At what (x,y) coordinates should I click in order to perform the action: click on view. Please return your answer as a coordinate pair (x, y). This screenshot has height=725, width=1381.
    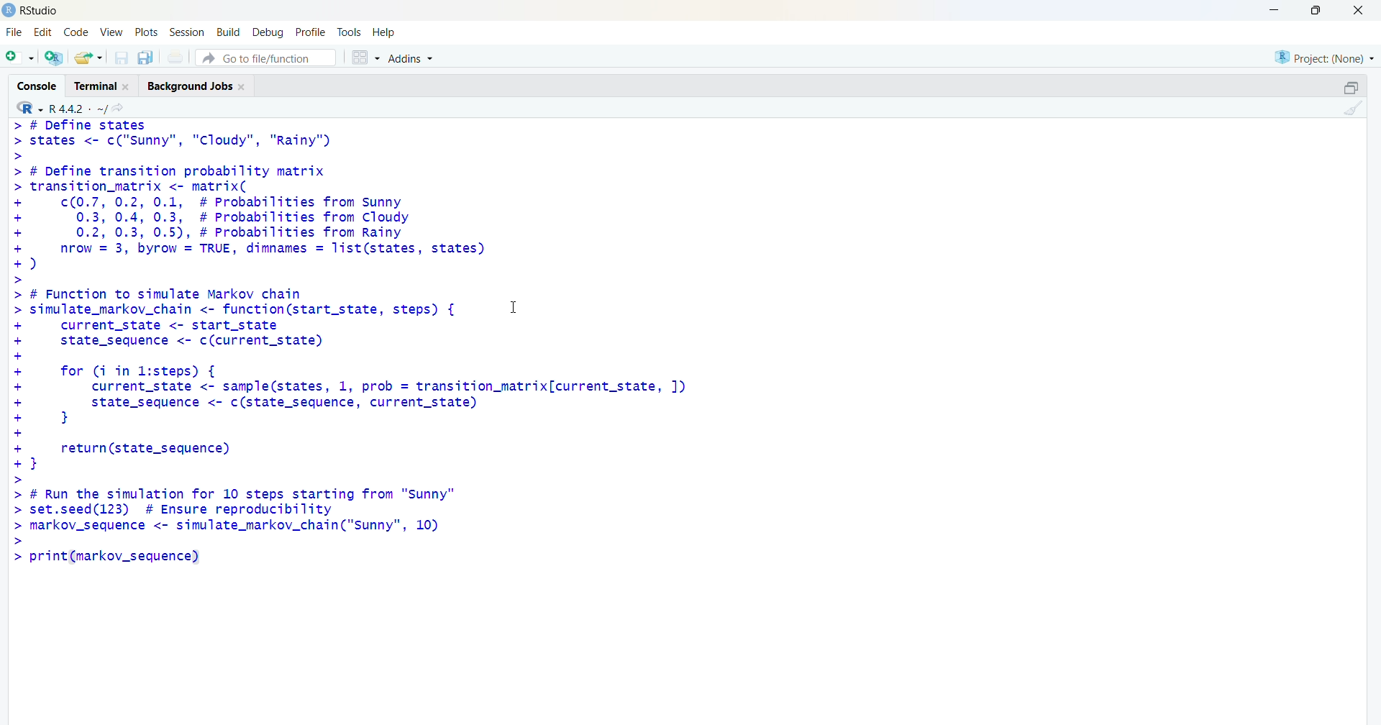
    Looking at the image, I should click on (111, 31).